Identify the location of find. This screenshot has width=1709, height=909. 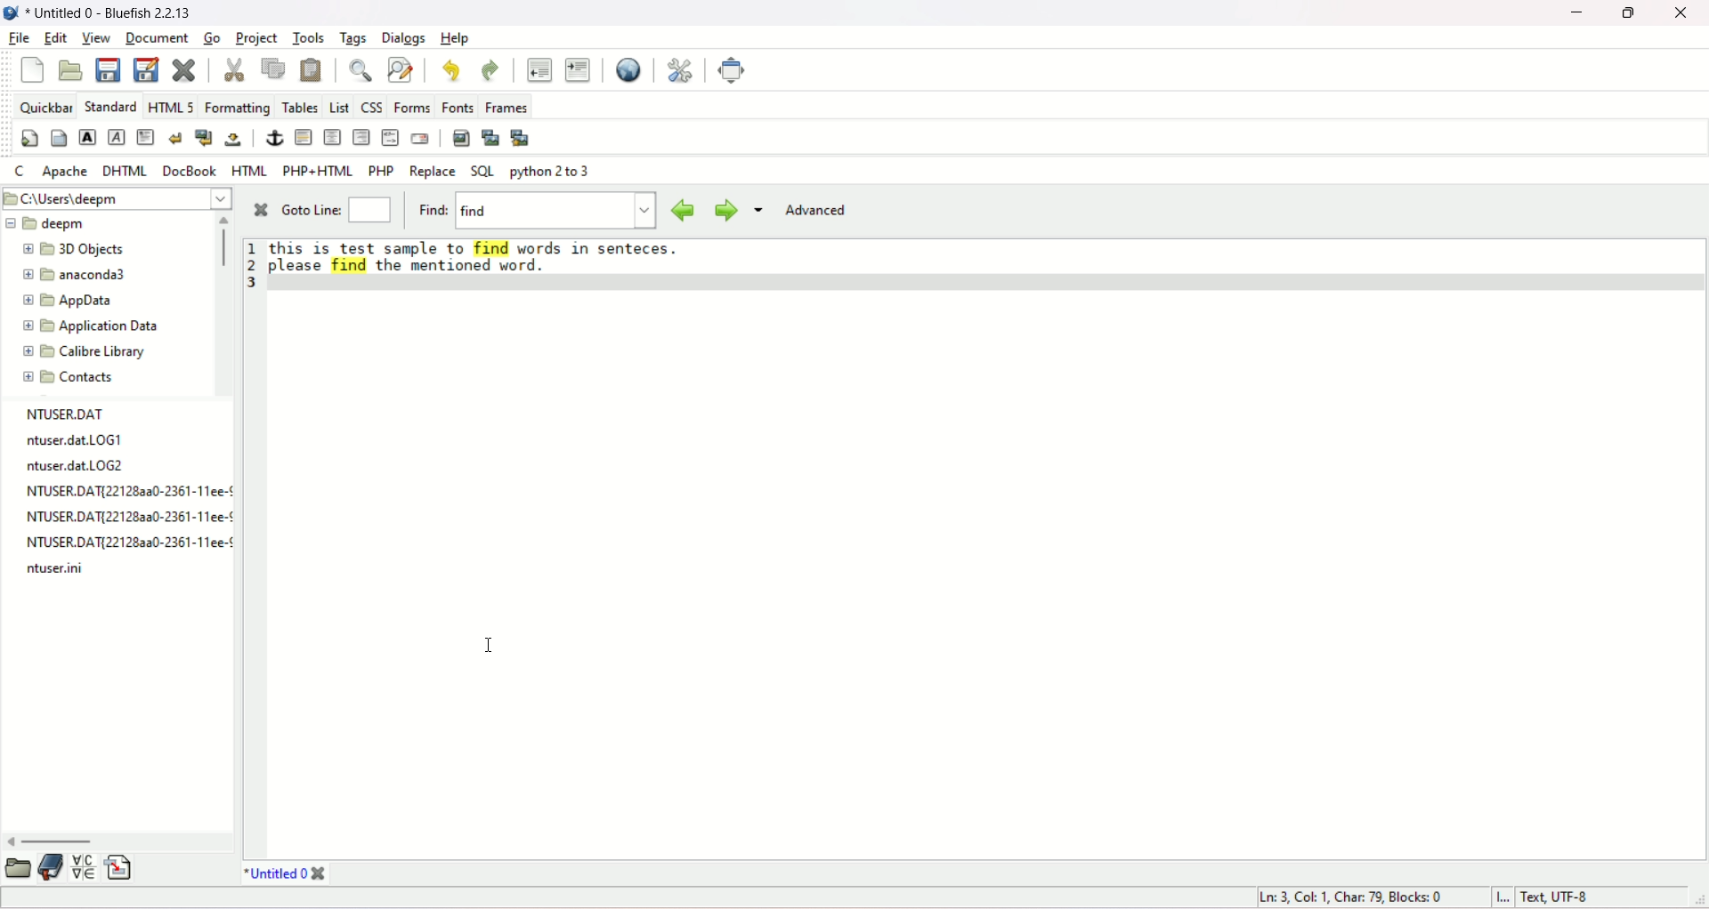
(536, 211).